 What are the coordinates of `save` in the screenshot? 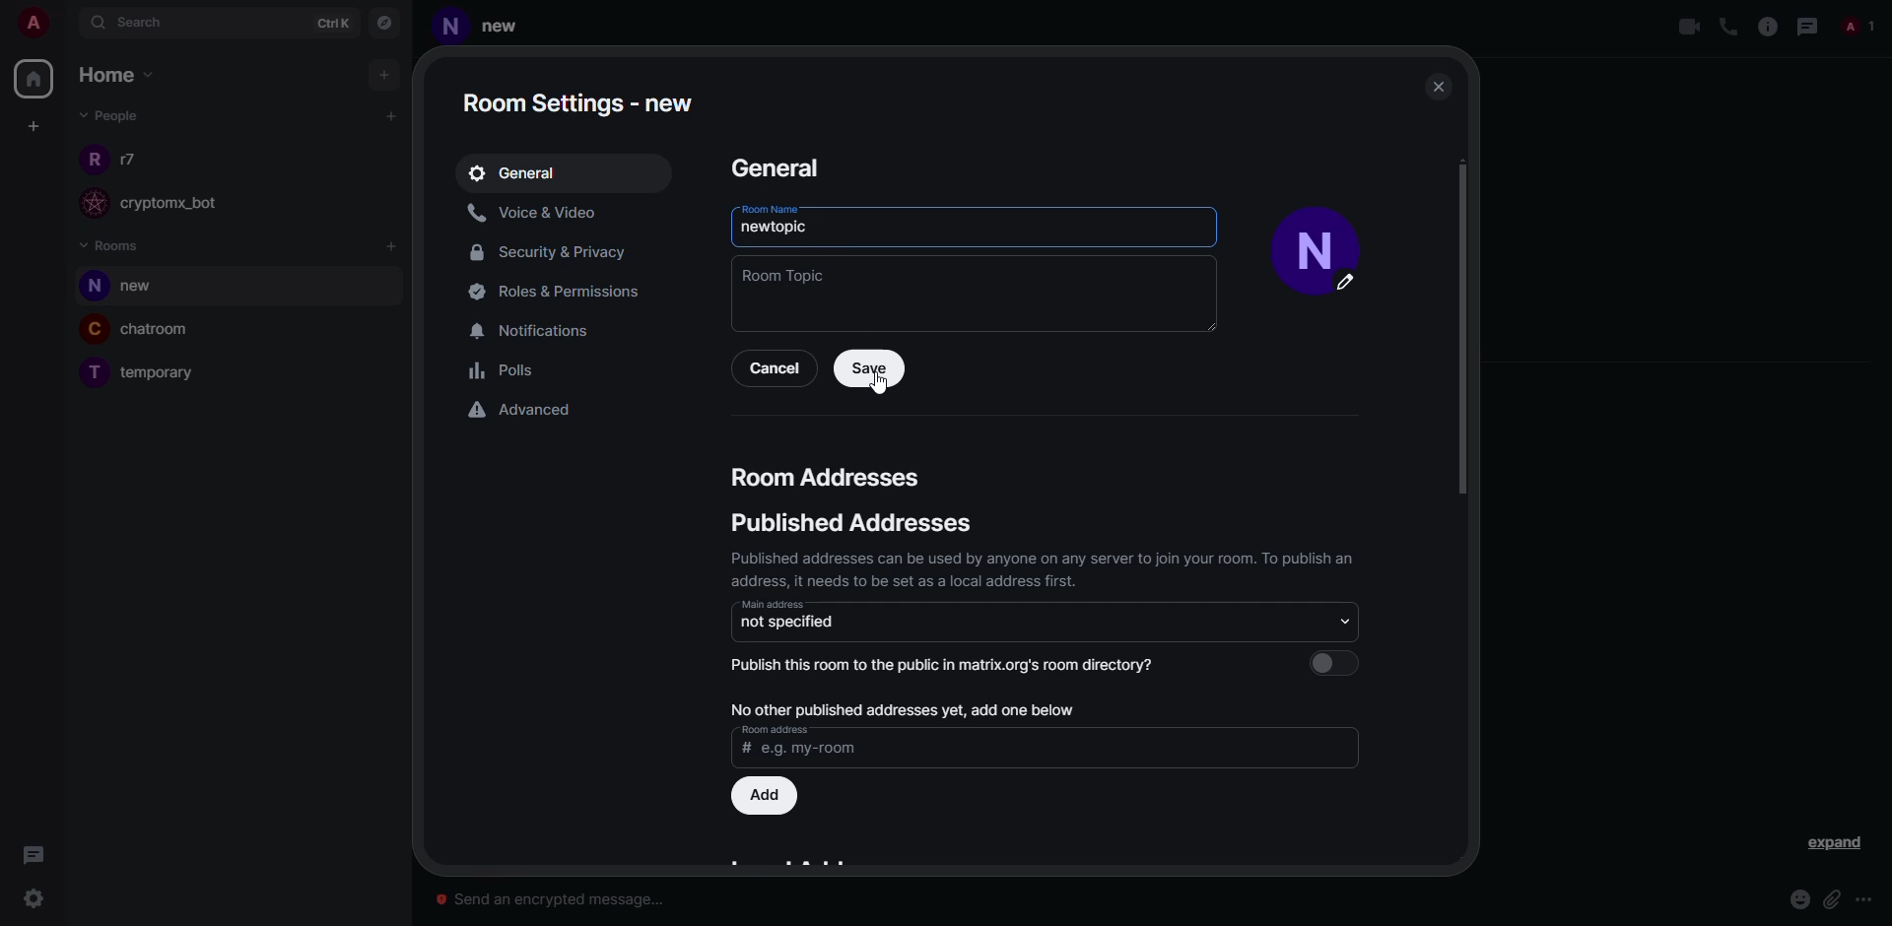 It's located at (869, 368).